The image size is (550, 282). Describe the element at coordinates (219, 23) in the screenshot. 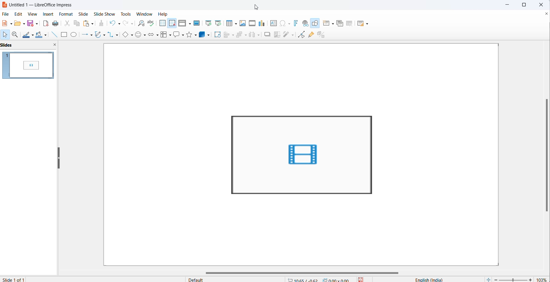

I see `start from current slide` at that location.